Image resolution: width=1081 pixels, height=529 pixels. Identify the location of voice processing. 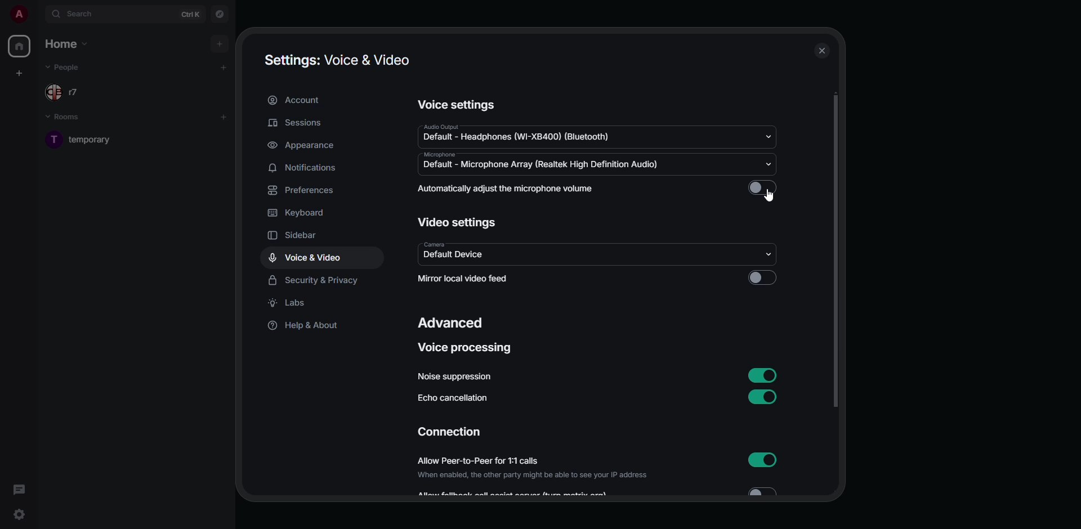
(466, 348).